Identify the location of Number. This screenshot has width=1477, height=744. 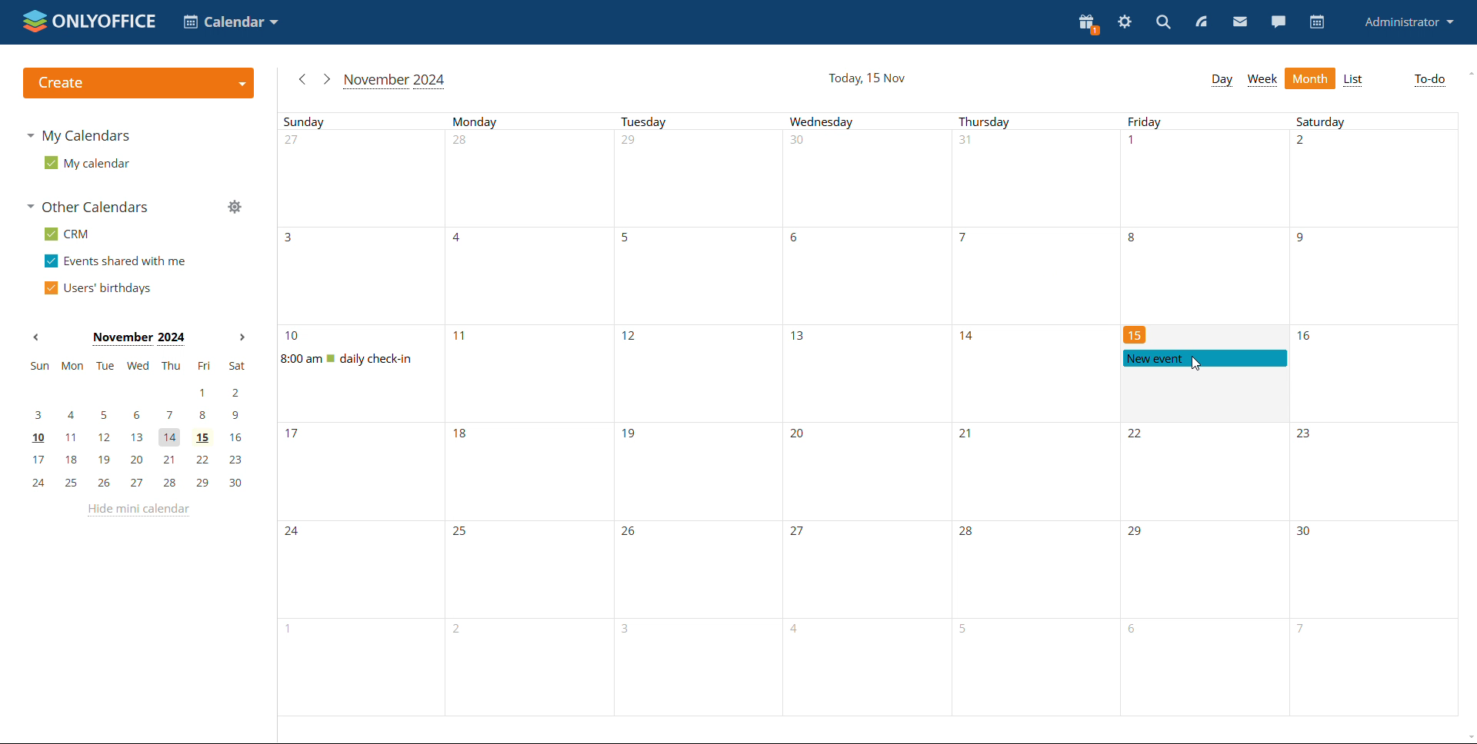
(629, 435).